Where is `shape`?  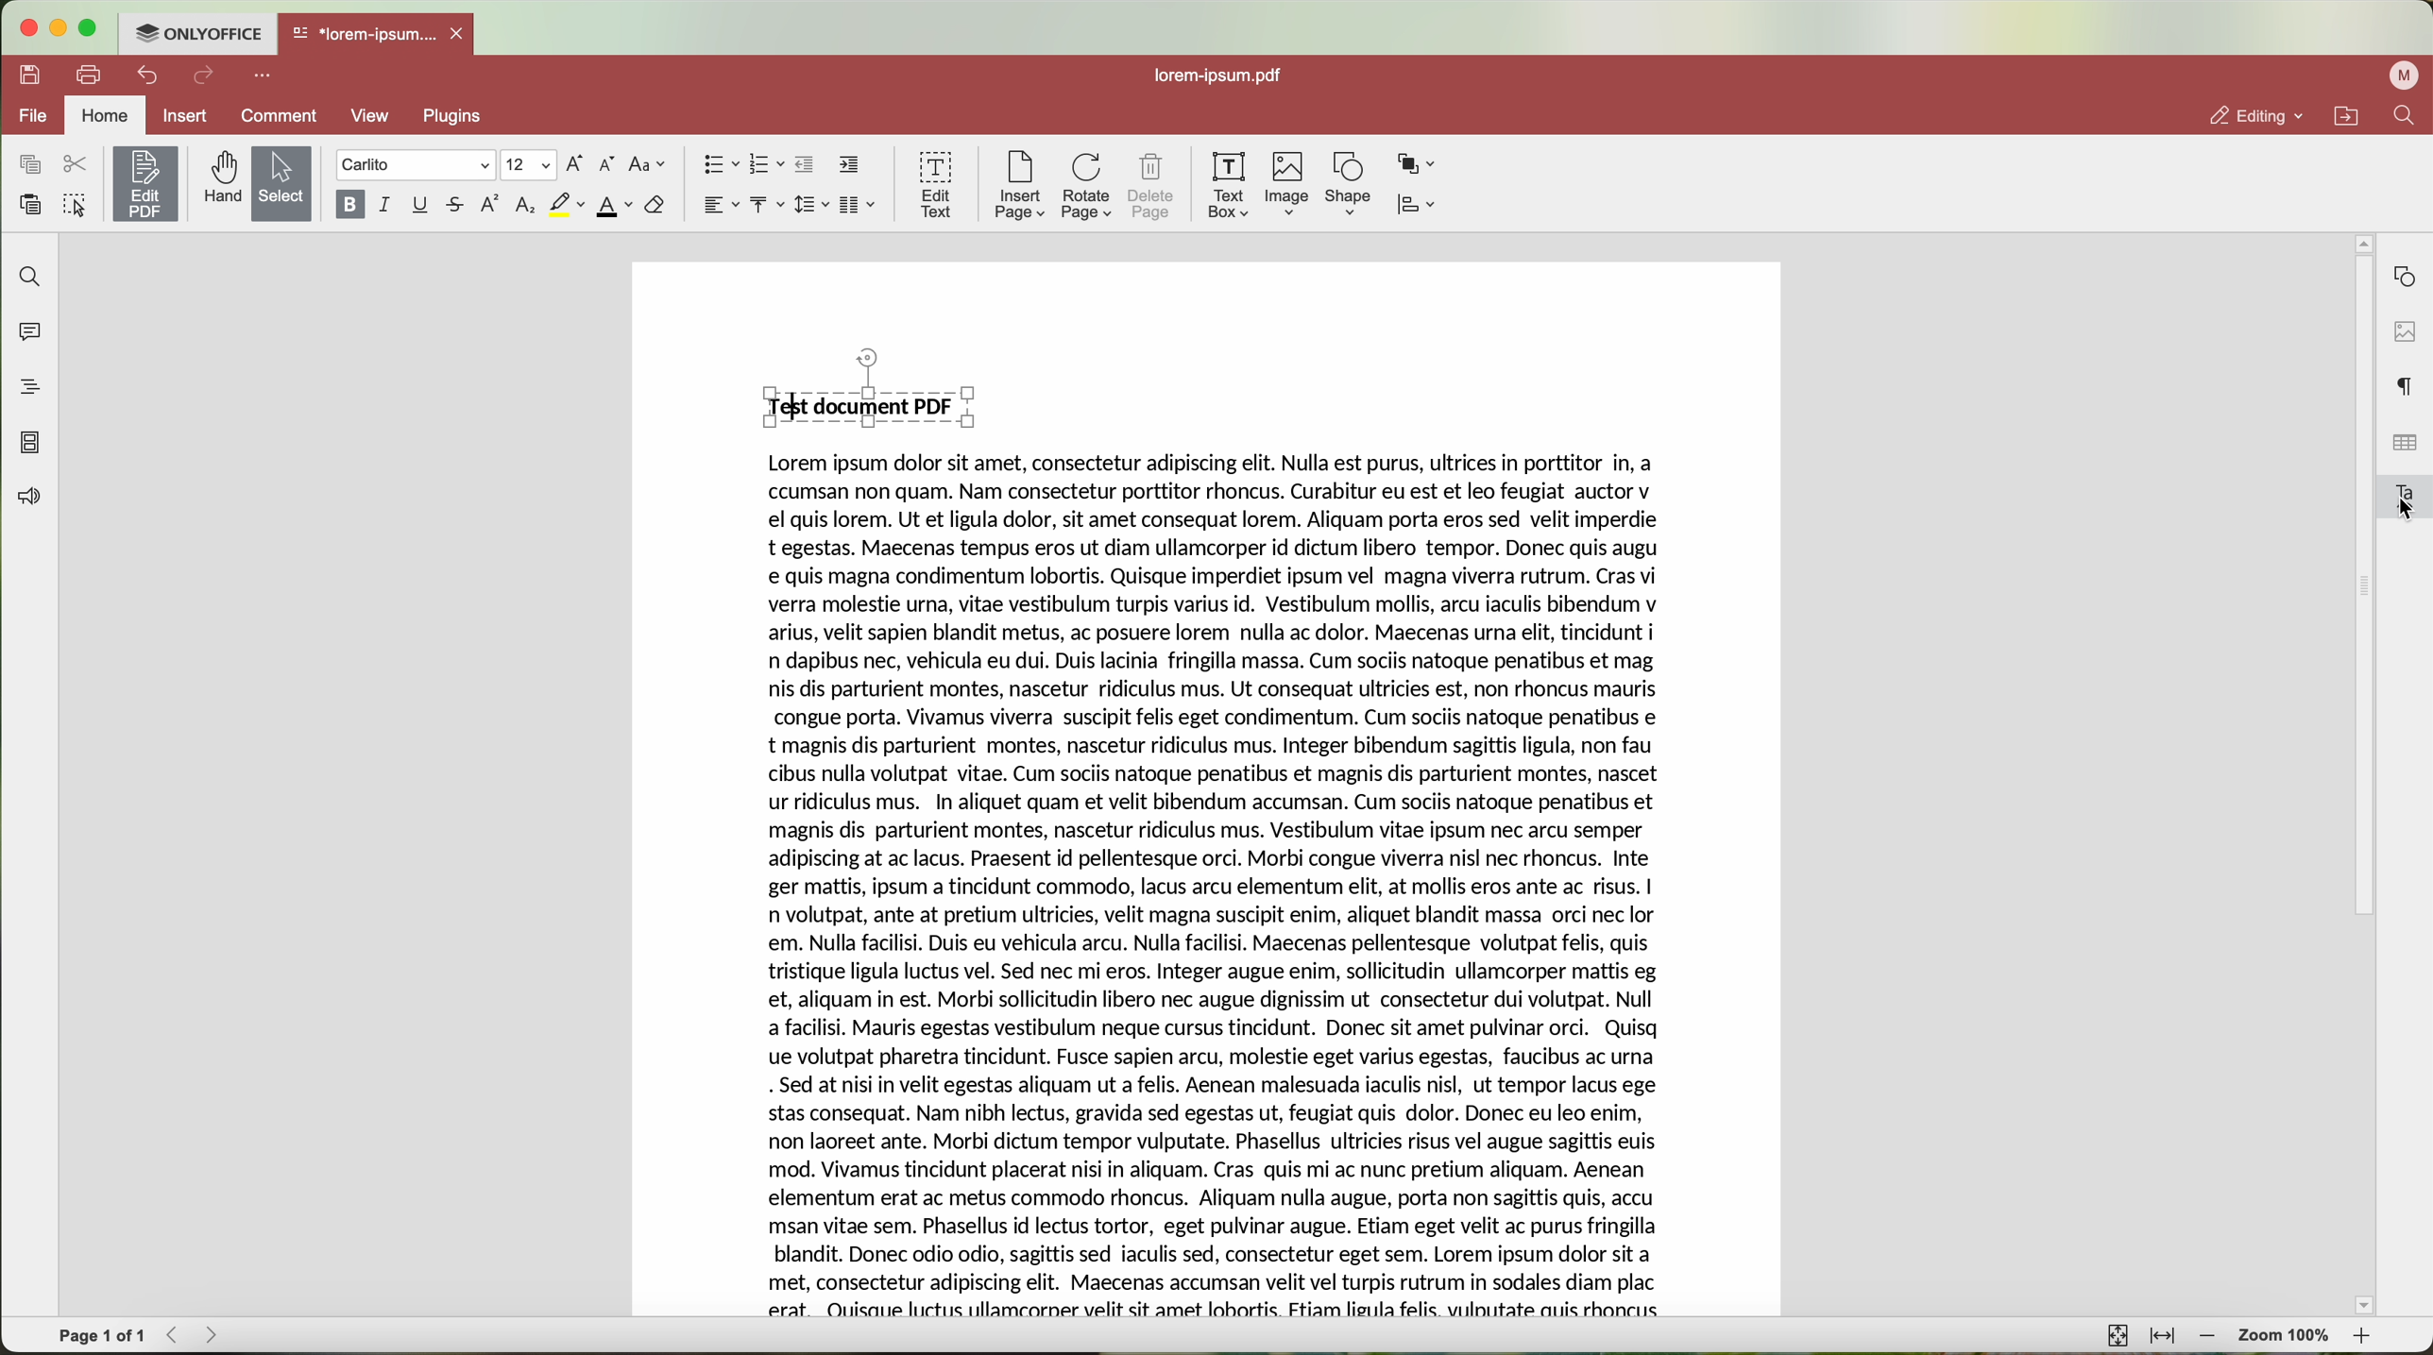
shape is located at coordinates (1346, 186).